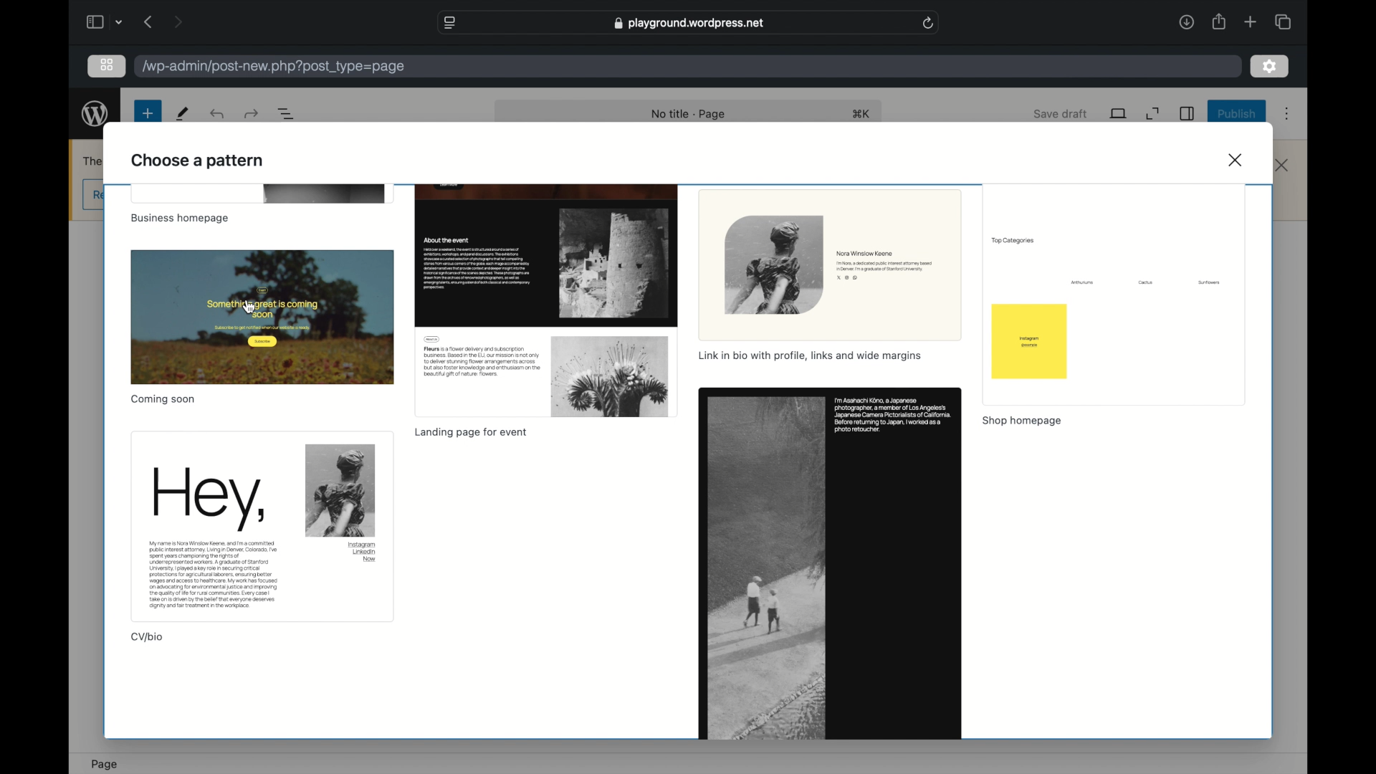 The width and height of the screenshot is (1376, 774). Describe the element at coordinates (249, 307) in the screenshot. I see `cursor` at that location.